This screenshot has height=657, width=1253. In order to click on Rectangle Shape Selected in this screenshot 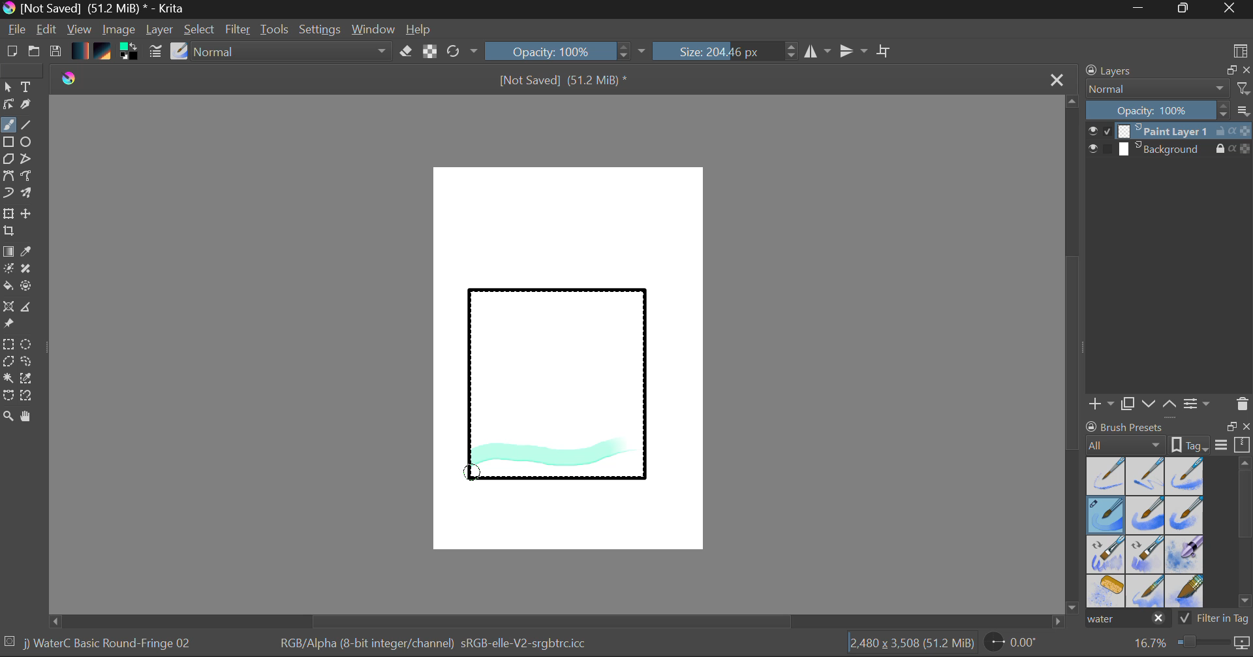, I will do `click(559, 397)`.